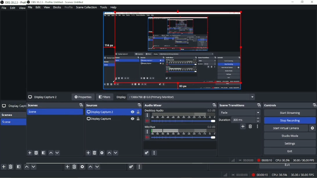 The height and width of the screenshot is (178, 317). I want to click on minimise, so click(292, 2).